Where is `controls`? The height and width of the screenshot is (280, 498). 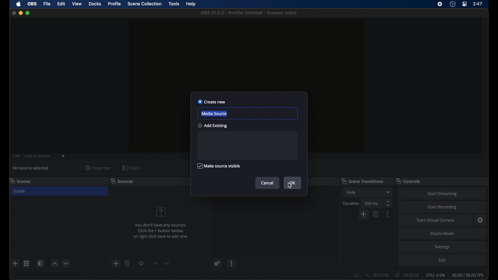
controls is located at coordinates (408, 181).